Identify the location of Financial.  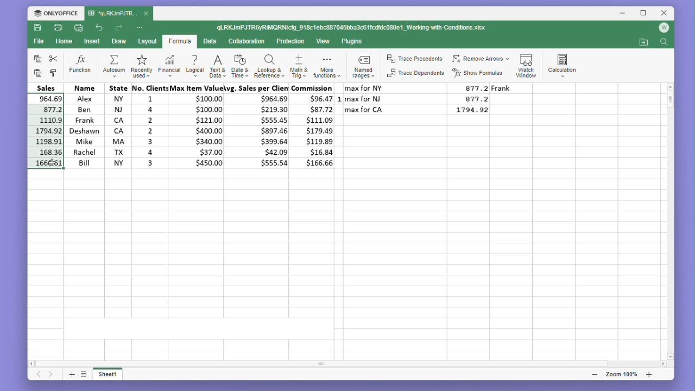
(169, 65).